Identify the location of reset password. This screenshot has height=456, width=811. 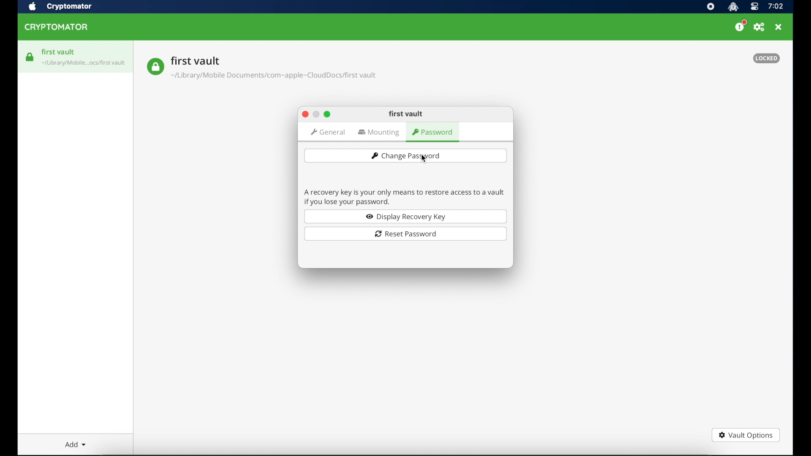
(405, 234).